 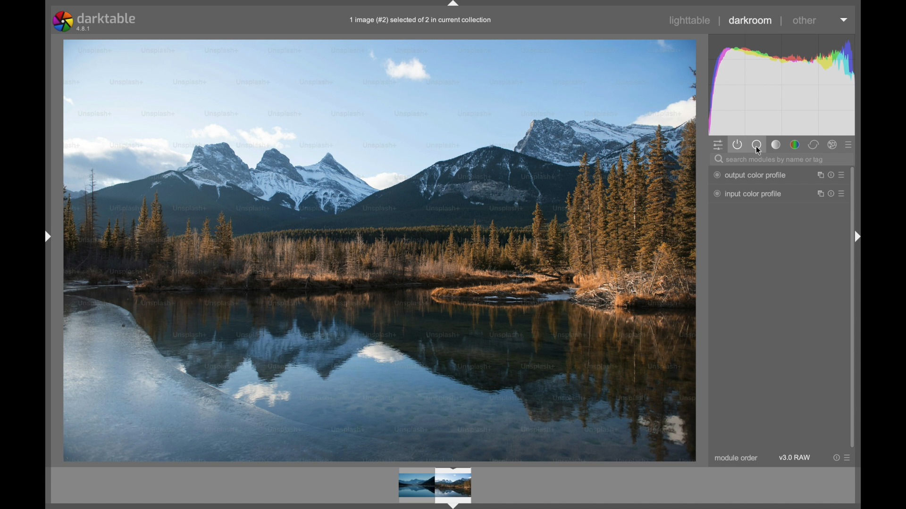 I want to click on preview, so click(x=435, y=485).